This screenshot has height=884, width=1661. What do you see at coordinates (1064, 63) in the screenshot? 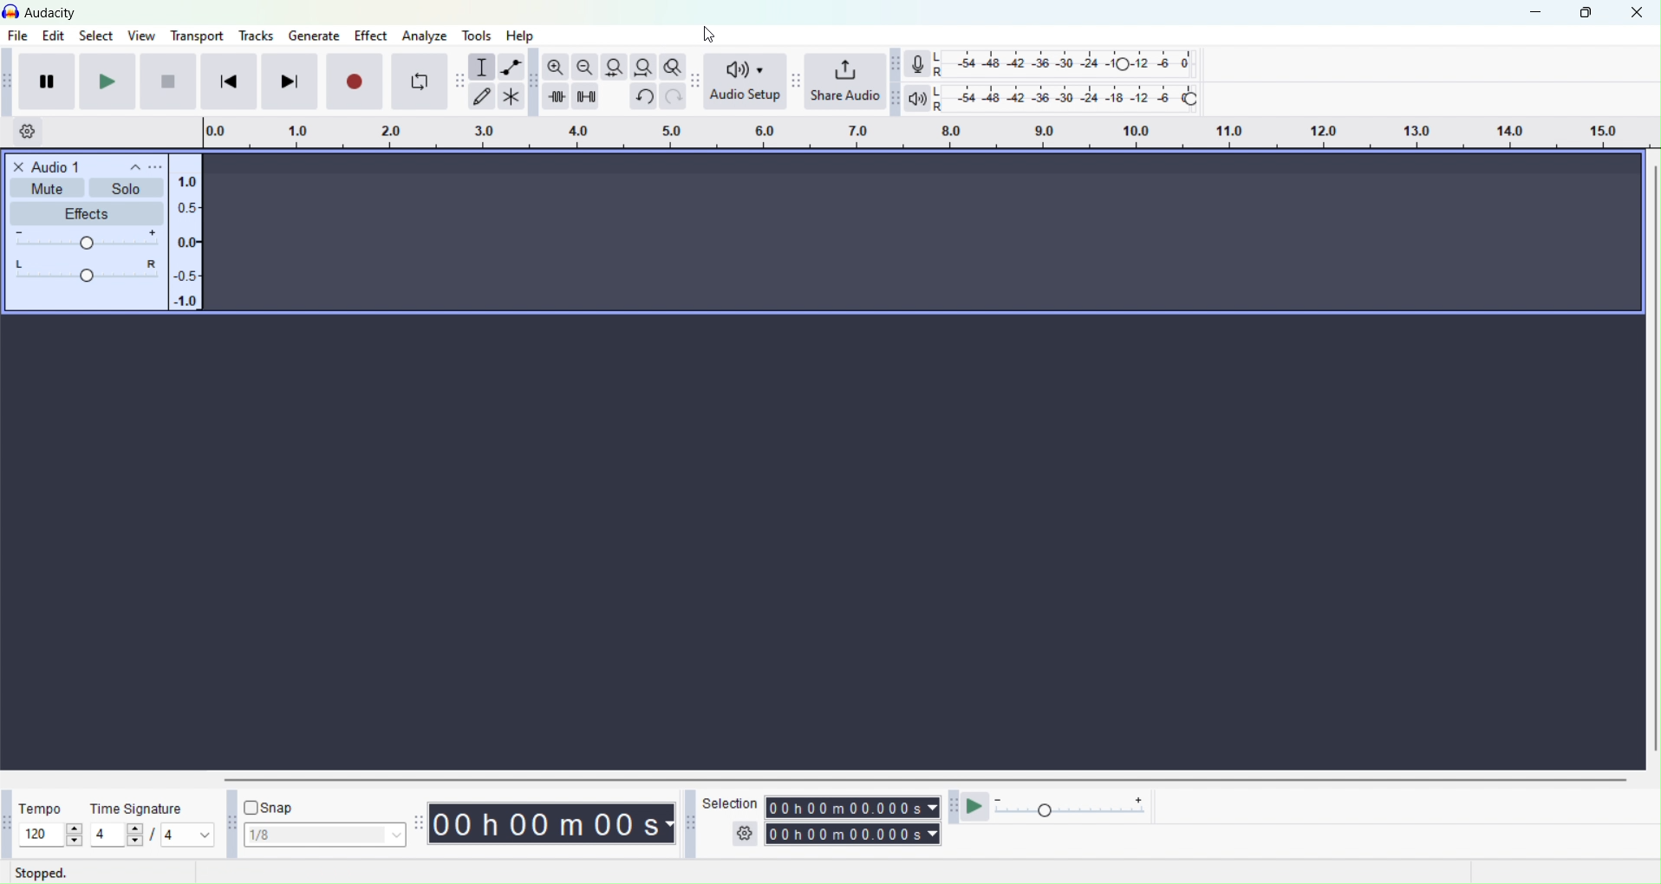
I see `Recording level` at bounding box center [1064, 63].